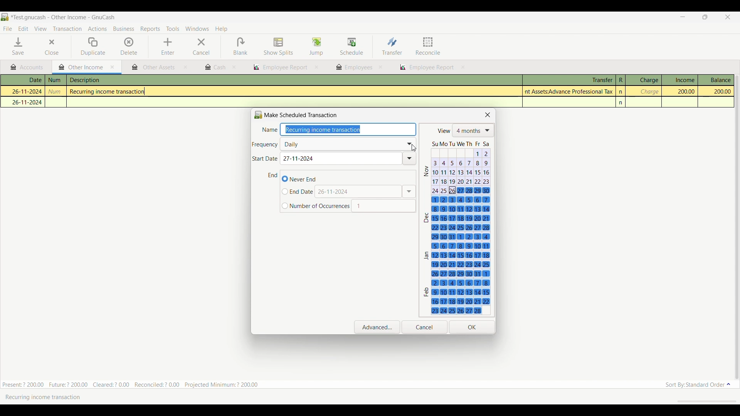  Describe the element at coordinates (716, 80) in the screenshot. I see `Balance column` at that location.